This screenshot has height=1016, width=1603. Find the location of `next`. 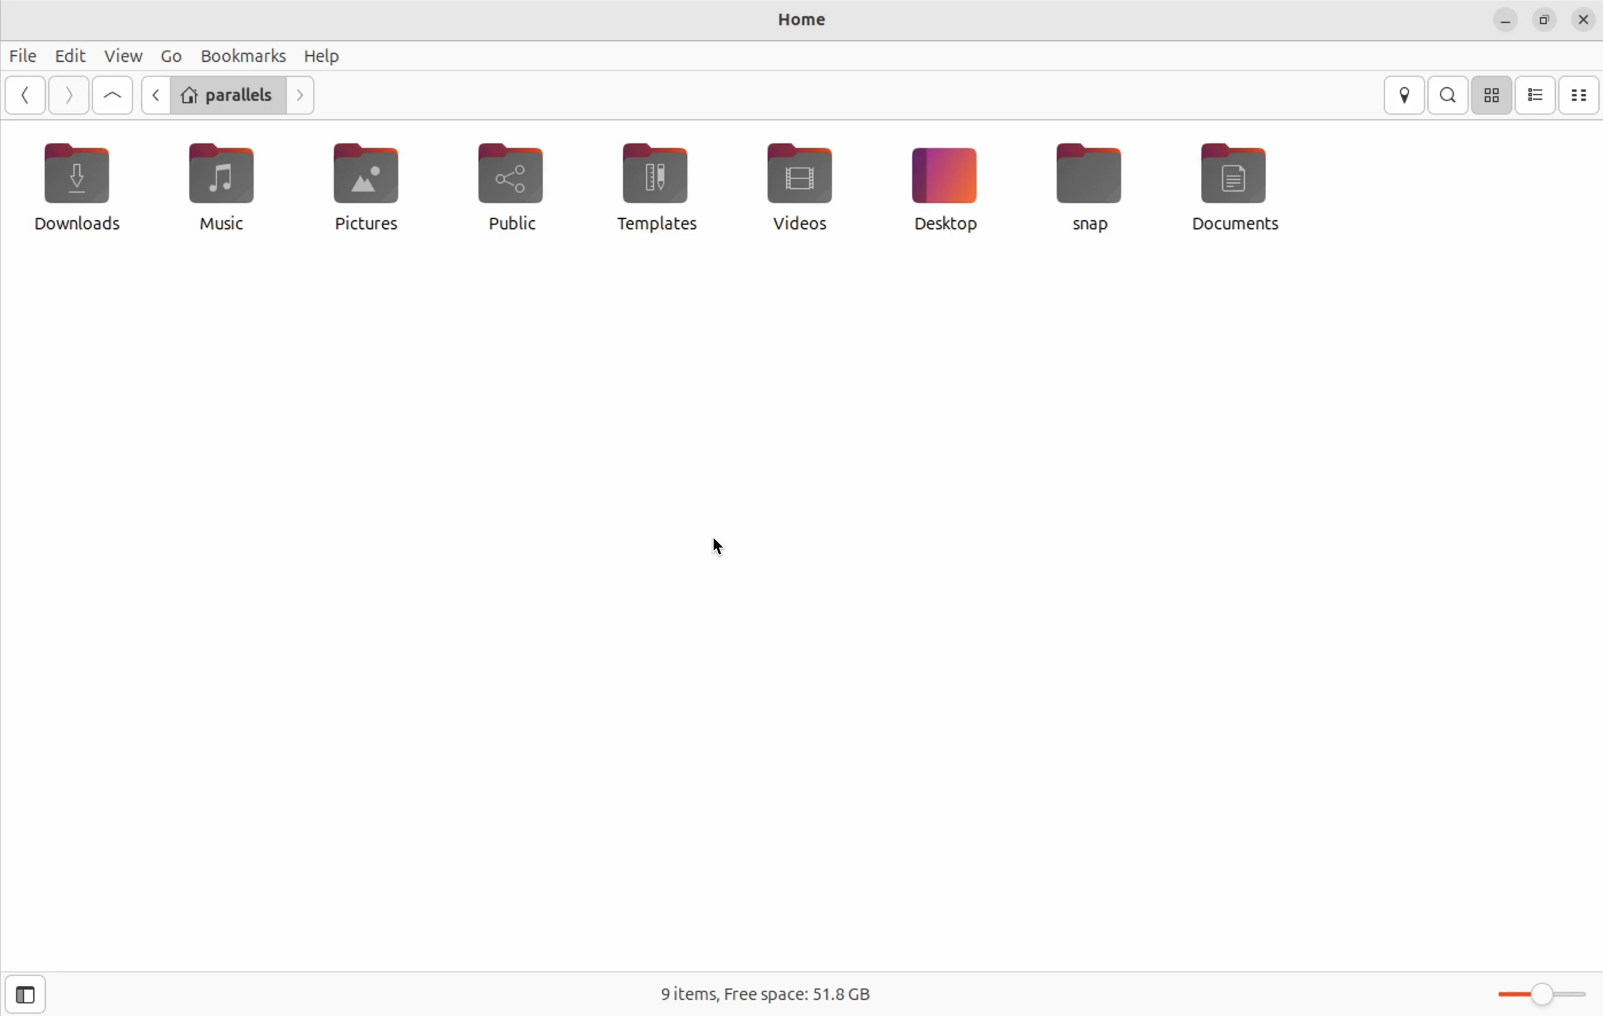

next is located at coordinates (67, 94).